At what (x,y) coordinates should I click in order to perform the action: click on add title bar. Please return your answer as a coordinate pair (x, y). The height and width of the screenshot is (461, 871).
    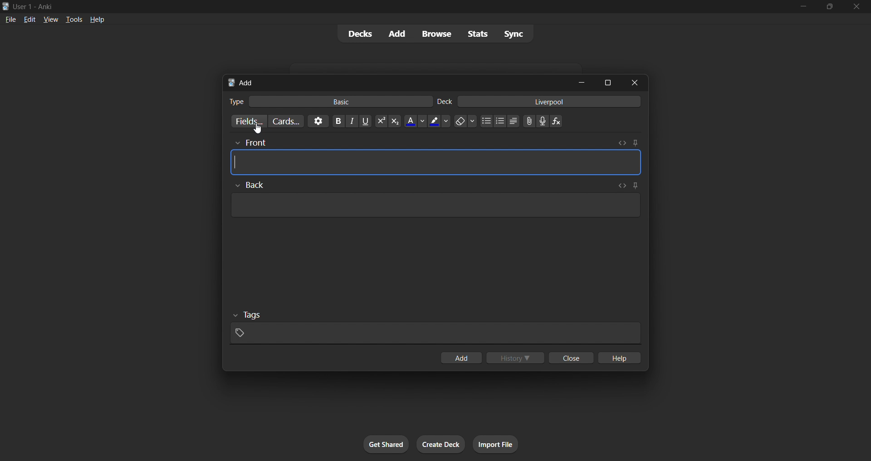
    Looking at the image, I should click on (246, 83).